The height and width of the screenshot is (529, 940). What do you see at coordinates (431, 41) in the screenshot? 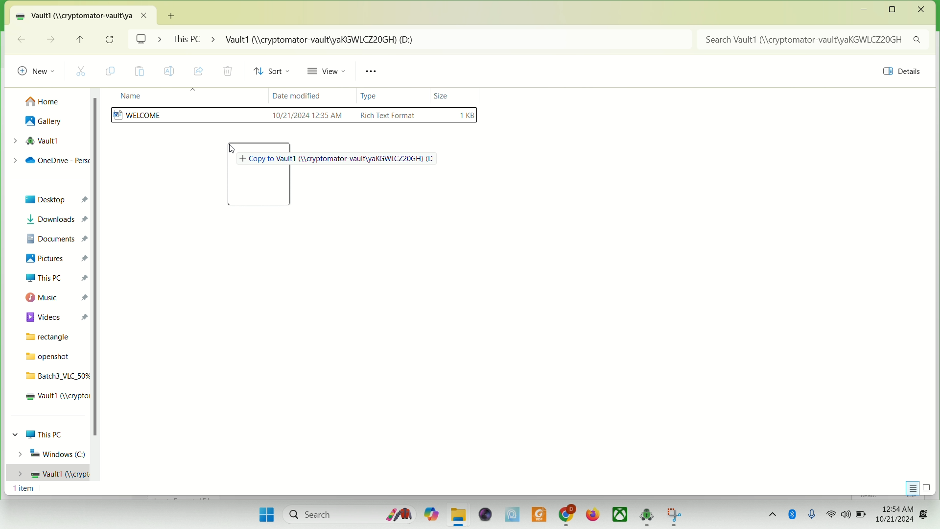
I see `This PC > Vault1 (//cryptomator-vault/yaKGWLCZ20GH) (D:)` at bounding box center [431, 41].